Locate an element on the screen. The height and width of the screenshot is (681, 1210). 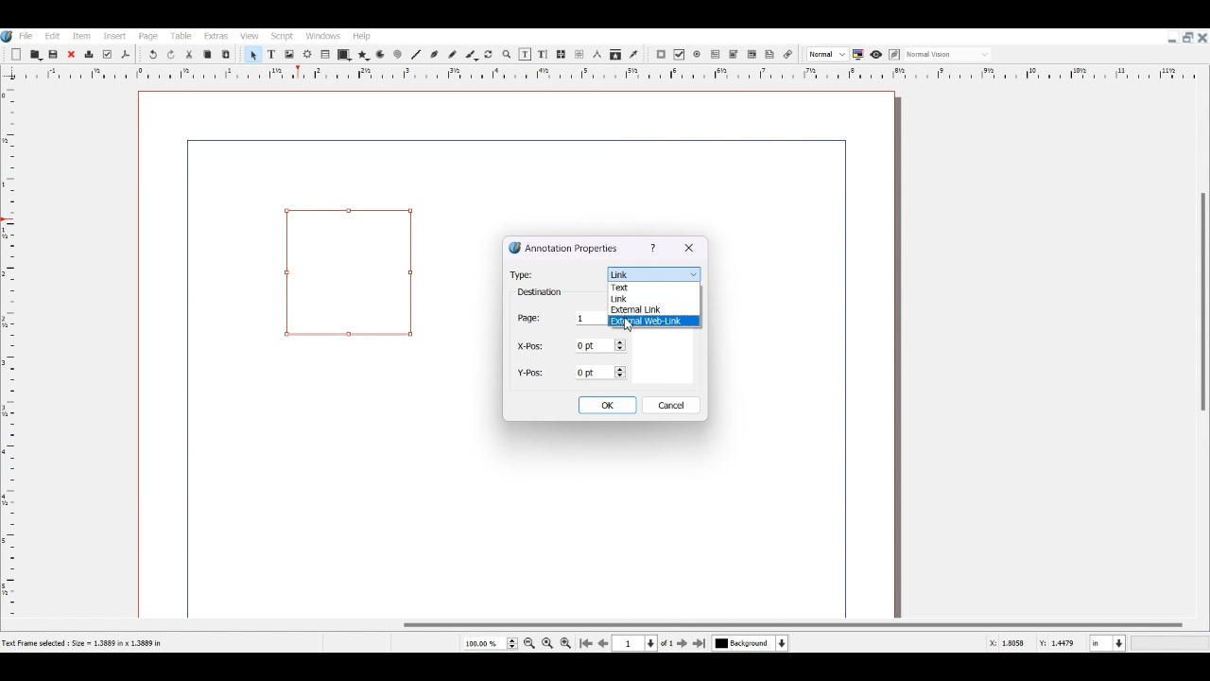
Measurement in Inche is located at coordinates (1108, 643).